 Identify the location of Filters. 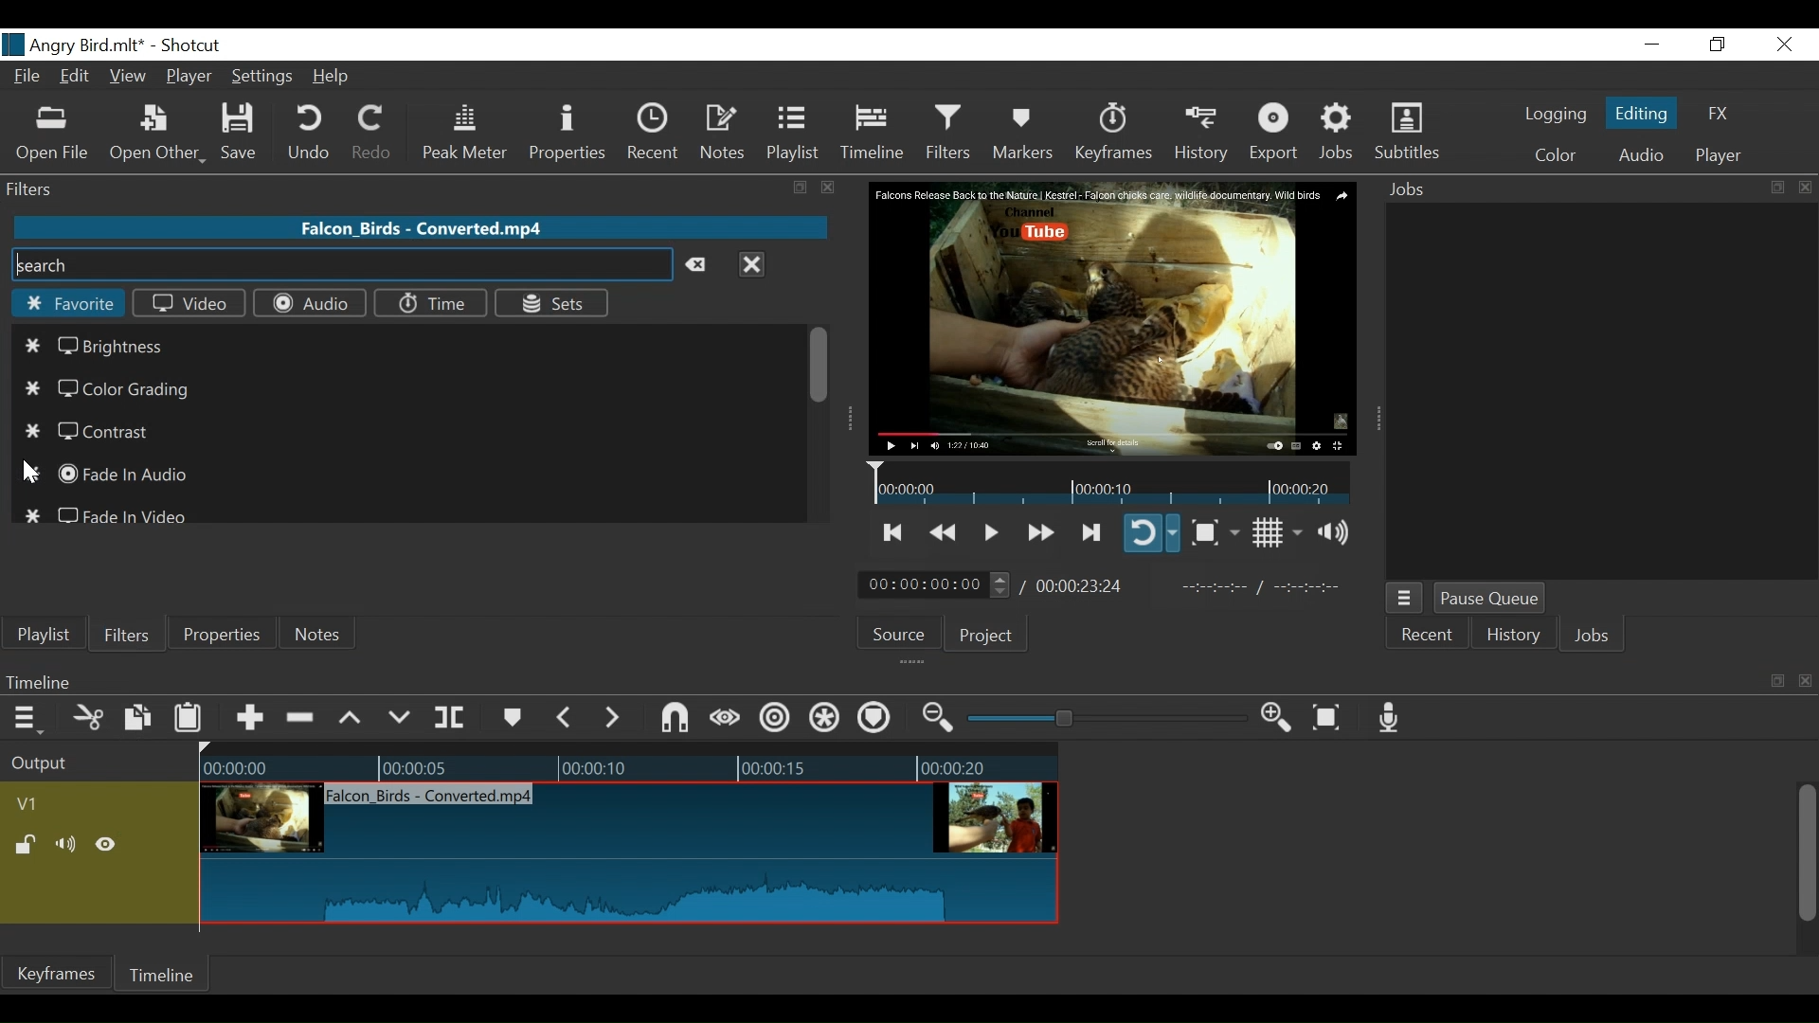
(951, 132).